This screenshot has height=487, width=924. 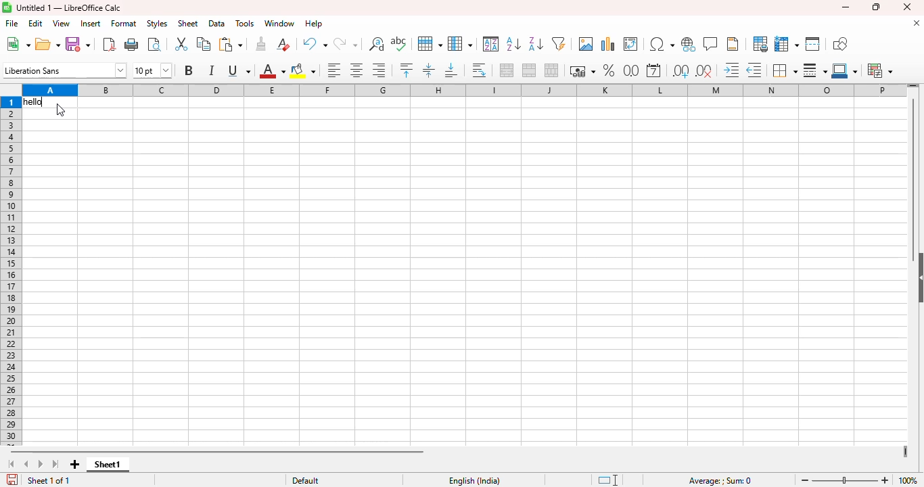 I want to click on unmerge cells, so click(x=551, y=70).